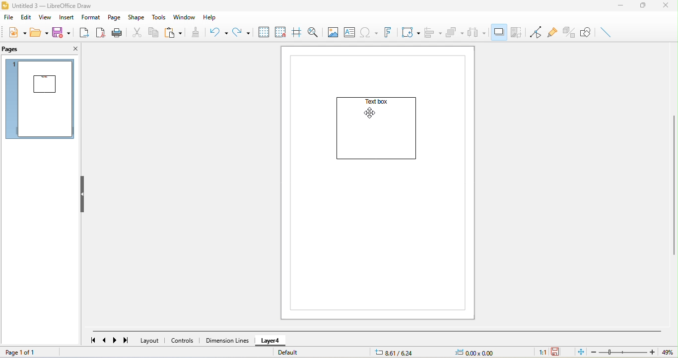 This screenshot has width=678, height=358. I want to click on libre office draw logo, so click(5, 5).